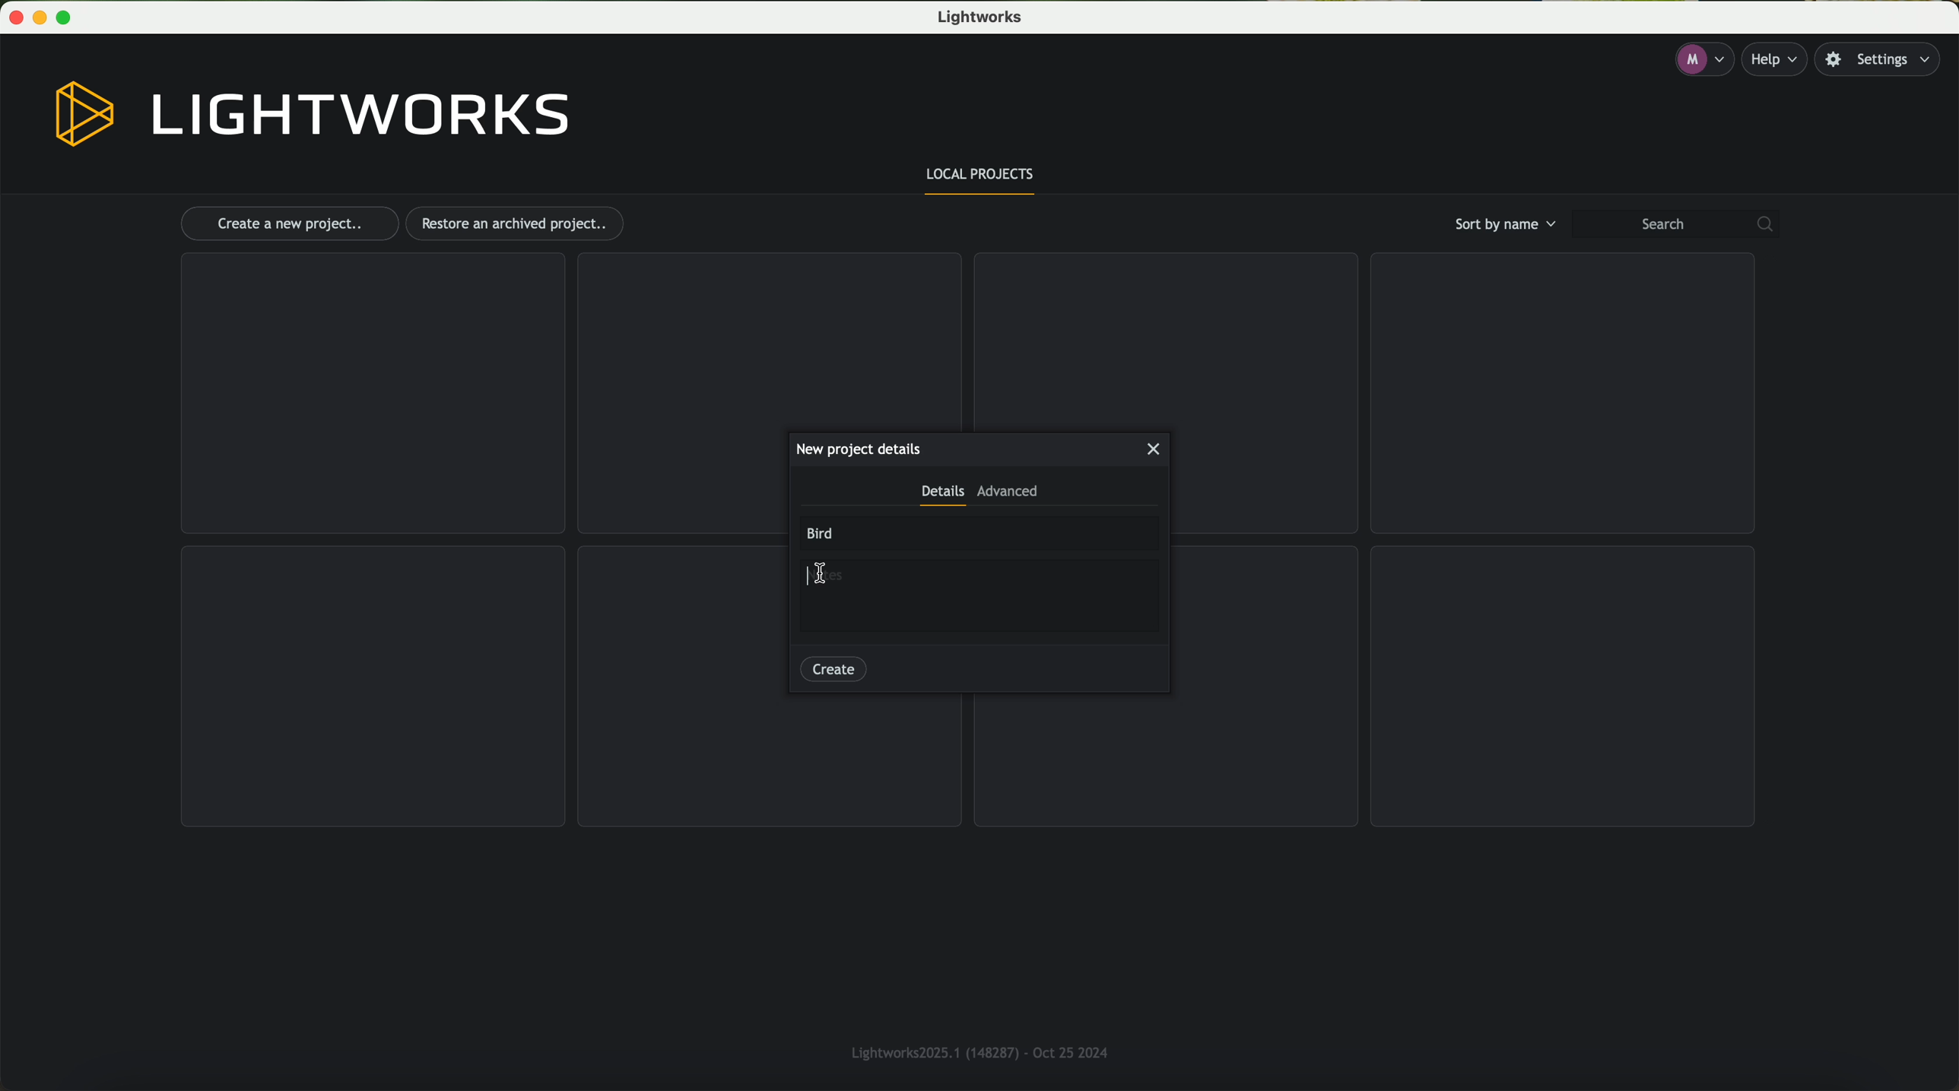 The height and width of the screenshot is (1091, 1959). I want to click on restore an archived project, so click(519, 224).